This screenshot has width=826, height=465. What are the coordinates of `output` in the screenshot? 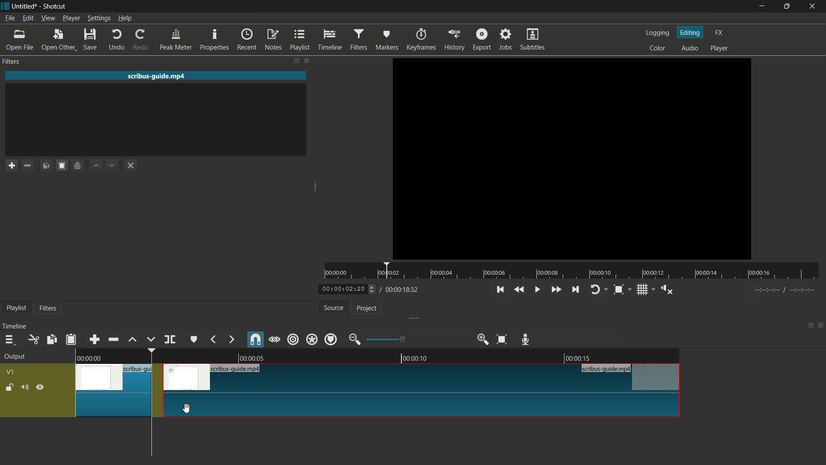 It's located at (15, 357).